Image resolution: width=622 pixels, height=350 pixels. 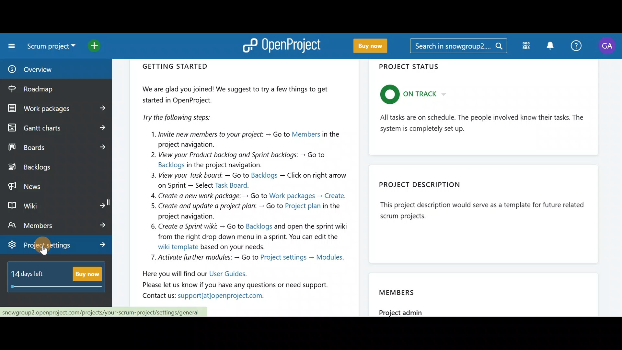 I want to click on Project settings, so click(x=58, y=246).